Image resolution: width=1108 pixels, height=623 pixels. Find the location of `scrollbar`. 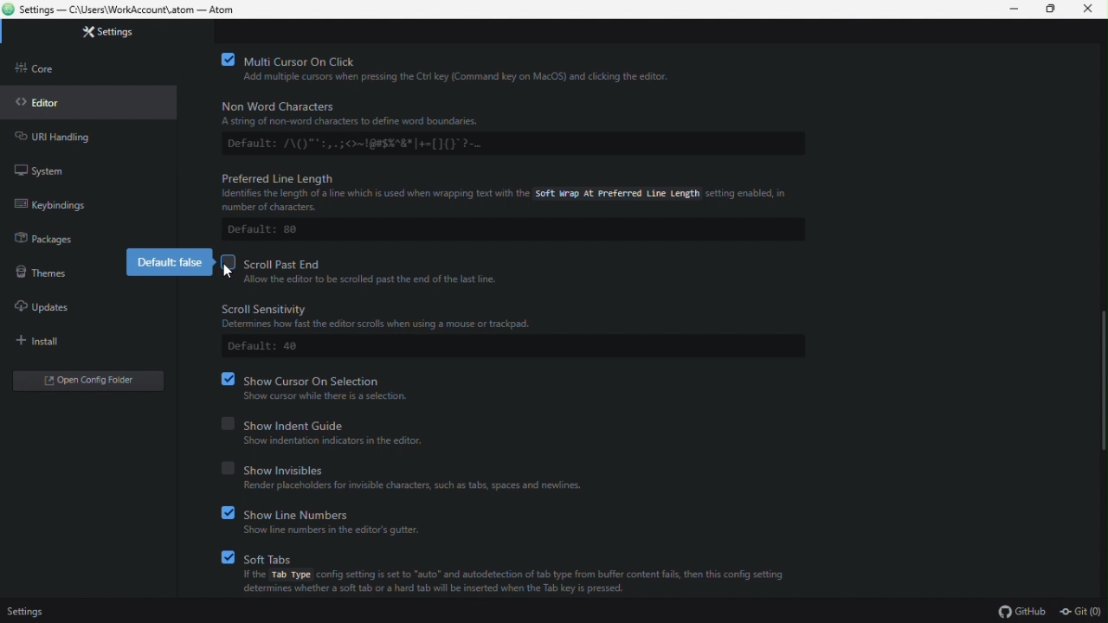

scrollbar is located at coordinates (1098, 381).